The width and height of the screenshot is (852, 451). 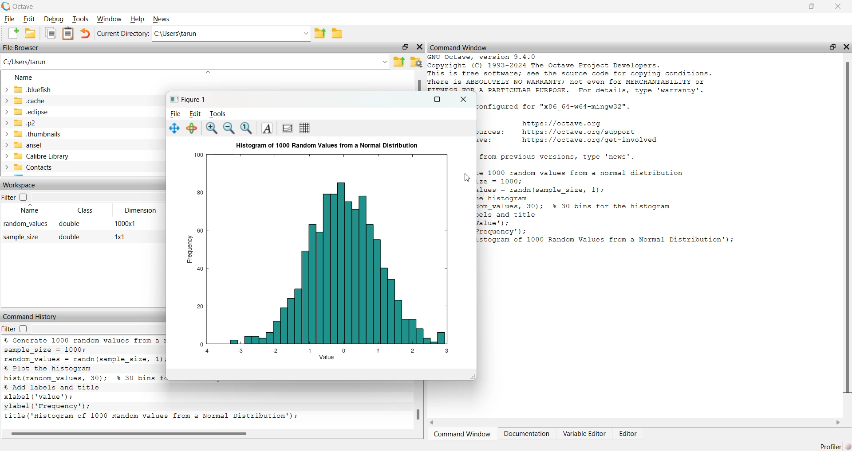 I want to click on Filter, so click(x=15, y=197).